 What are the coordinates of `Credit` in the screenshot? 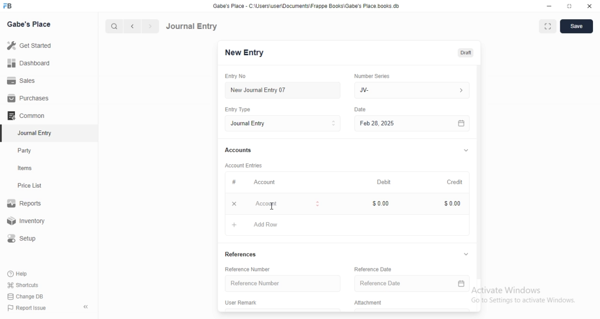 It's located at (454, 181).